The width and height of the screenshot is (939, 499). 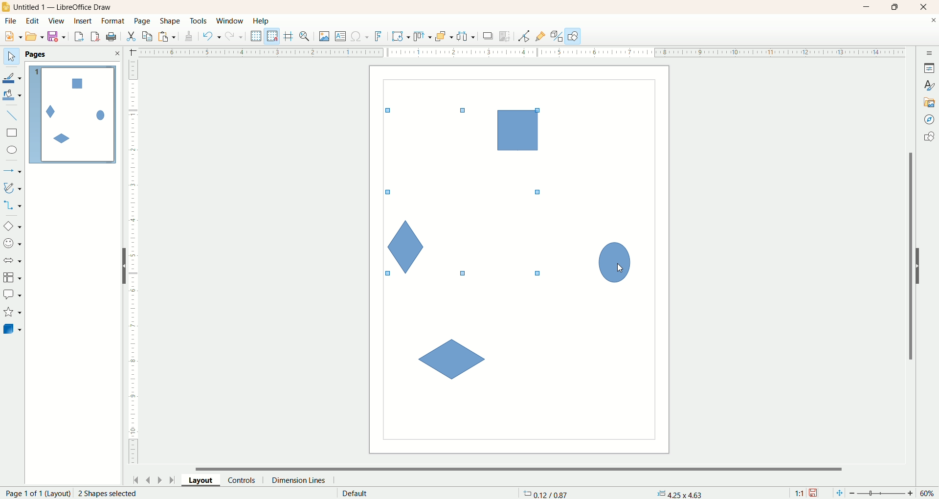 I want to click on flowchart, so click(x=13, y=278).